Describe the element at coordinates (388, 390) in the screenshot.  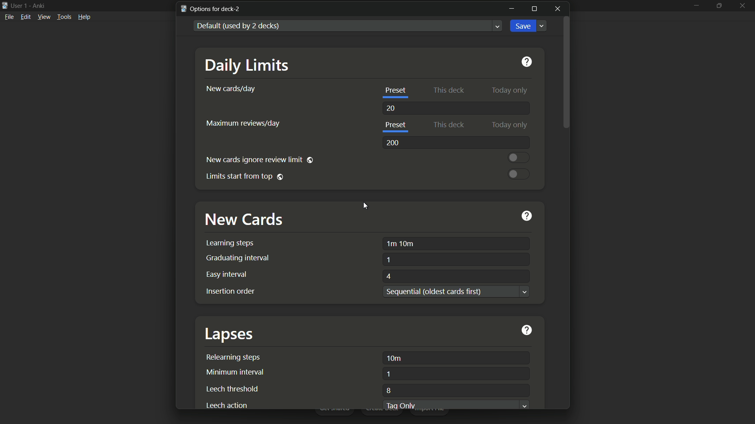
I see `8` at that location.